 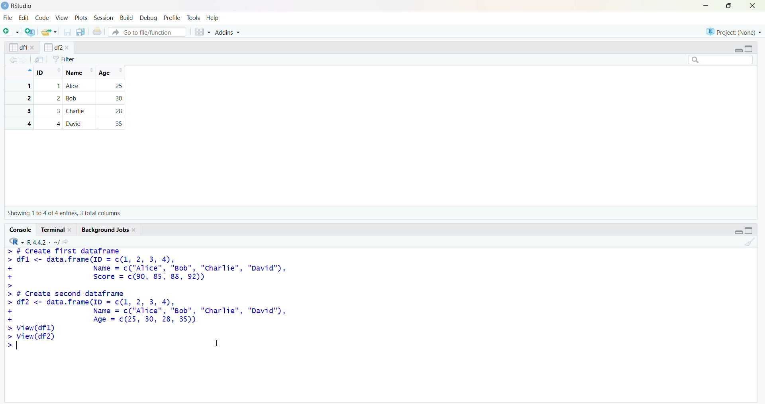 I want to click on Name, so click(x=79, y=73).